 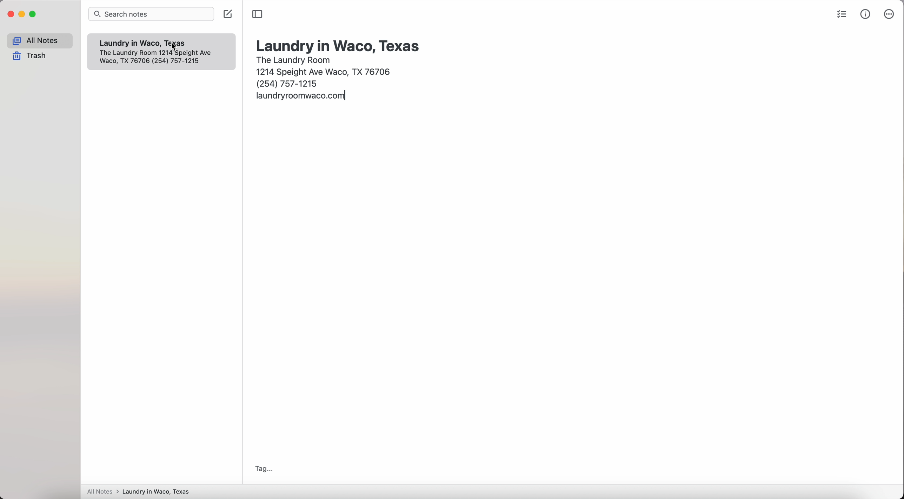 What do you see at coordinates (141, 492) in the screenshot?
I see `All notes > Laundry in Waco, Texas` at bounding box center [141, 492].